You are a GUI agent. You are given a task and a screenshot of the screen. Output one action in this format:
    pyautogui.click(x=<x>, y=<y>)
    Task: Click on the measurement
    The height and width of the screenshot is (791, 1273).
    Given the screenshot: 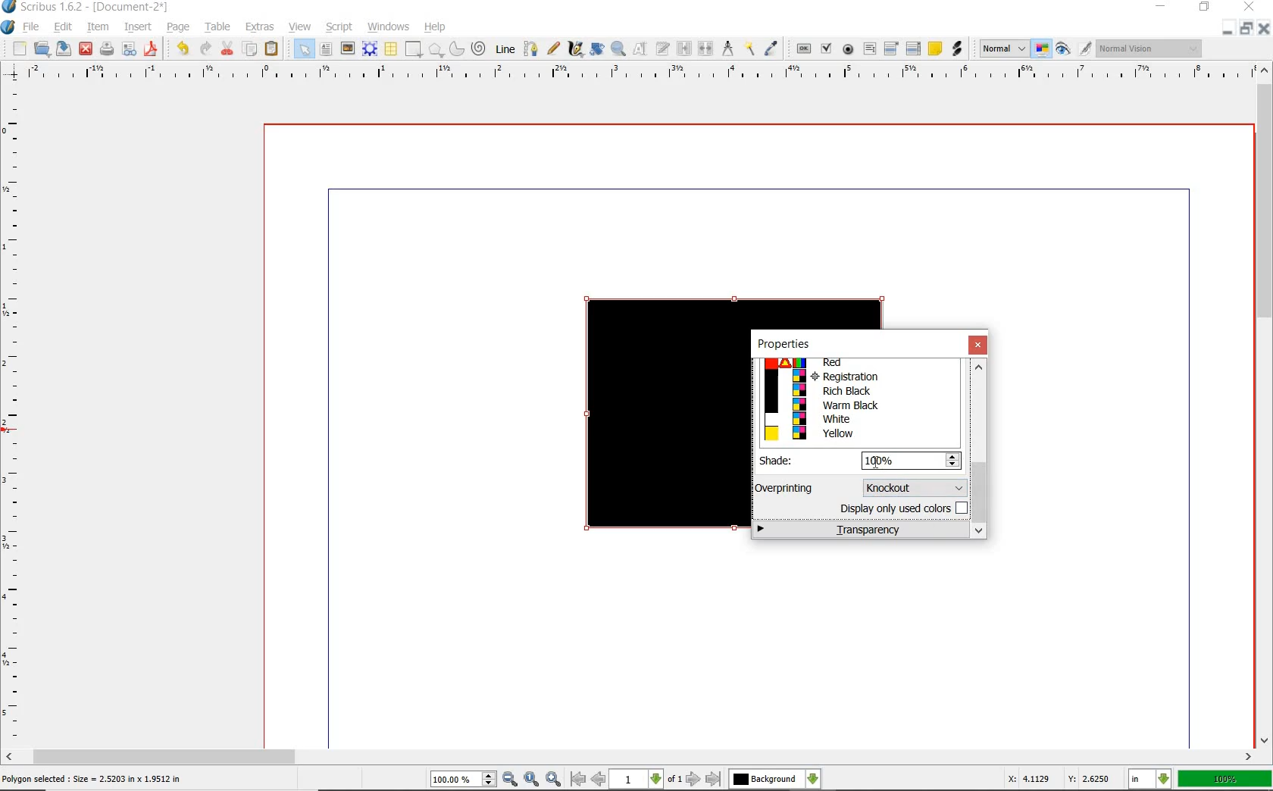 What is the action you would take?
    pyautogui.click(x=730, y=50)
    